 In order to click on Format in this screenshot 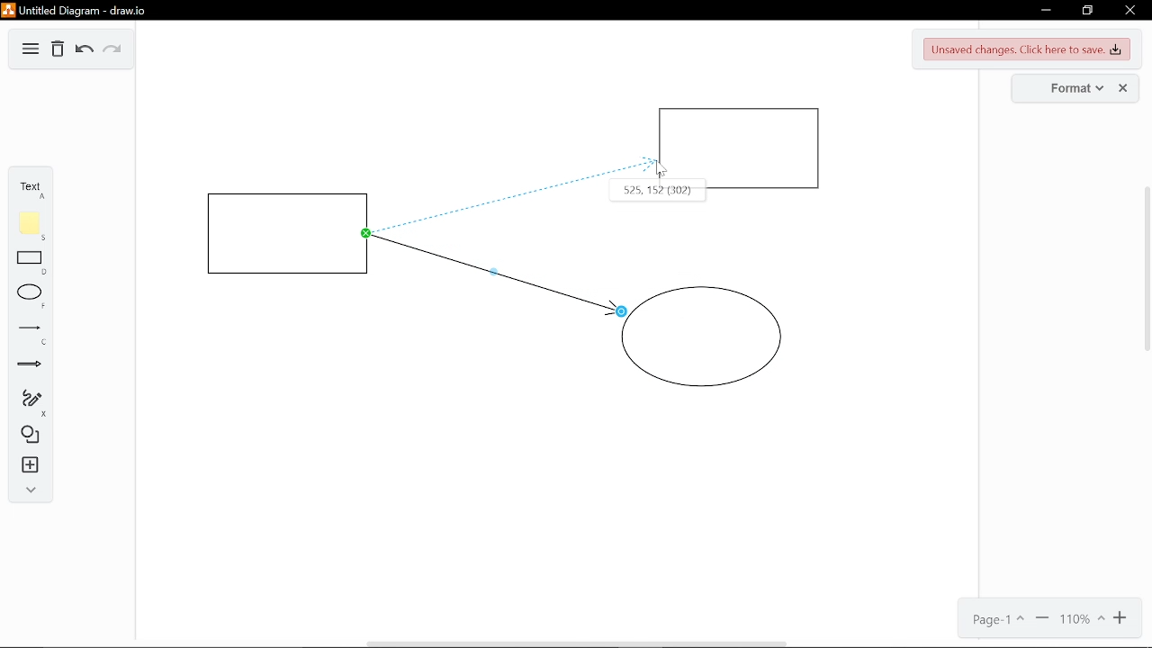, I will do `click(1060, 87)`.